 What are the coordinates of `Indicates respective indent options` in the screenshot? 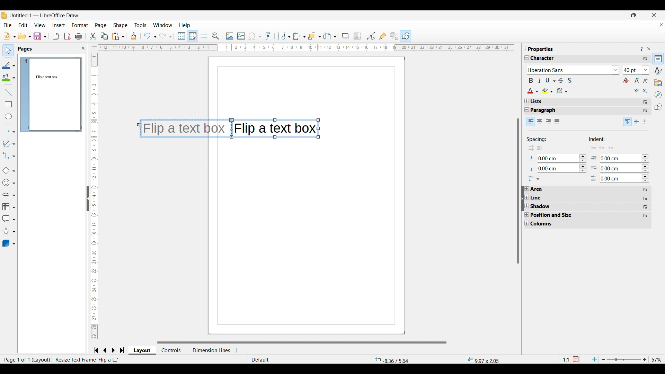 It's located at (594, 168).